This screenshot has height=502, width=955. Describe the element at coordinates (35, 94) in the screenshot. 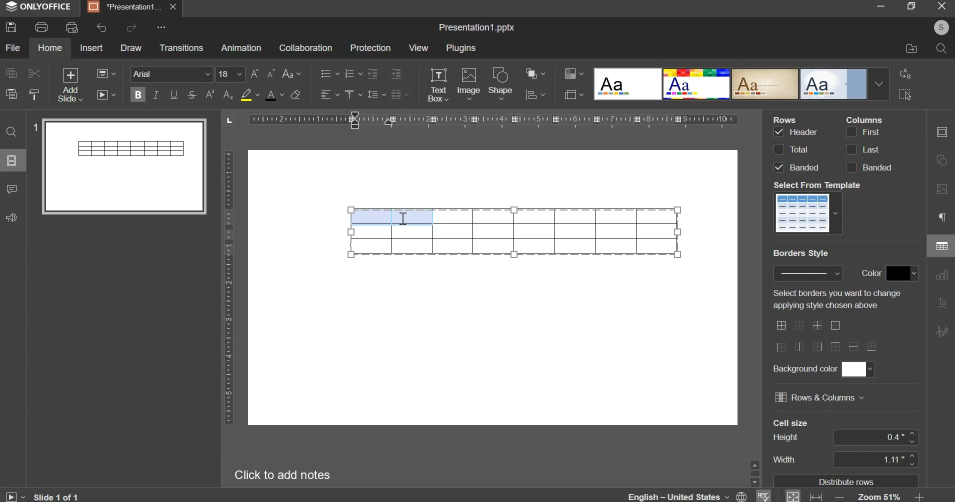

I see `copy style` at that location.